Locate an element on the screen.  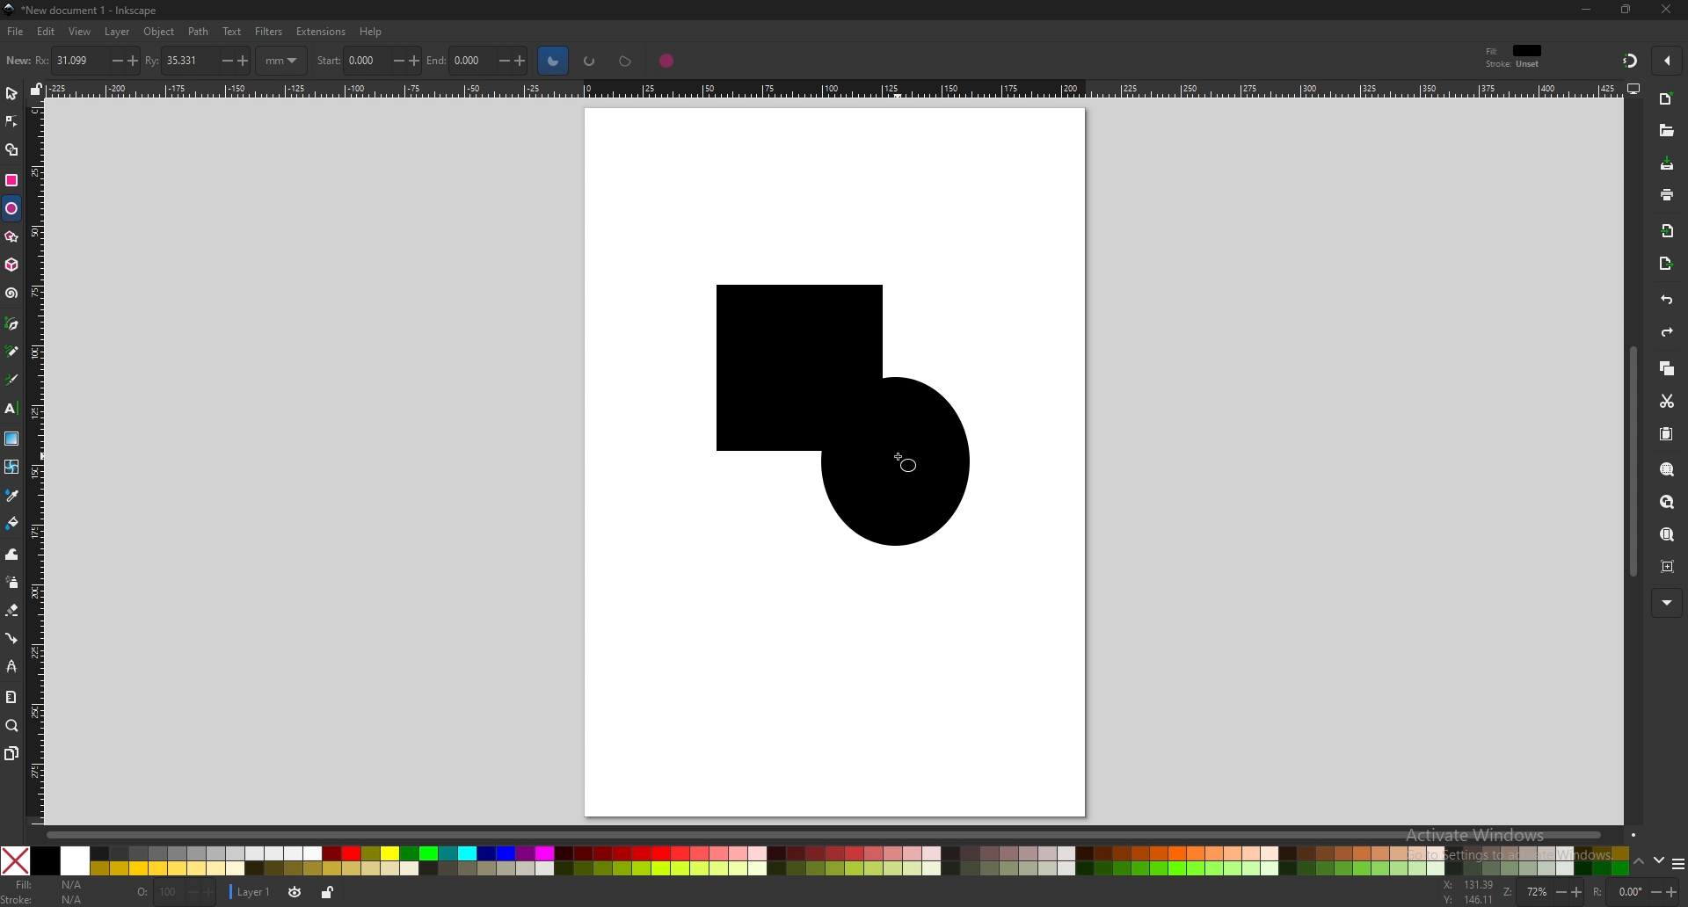
mesh is located at coordinates (12, 466).